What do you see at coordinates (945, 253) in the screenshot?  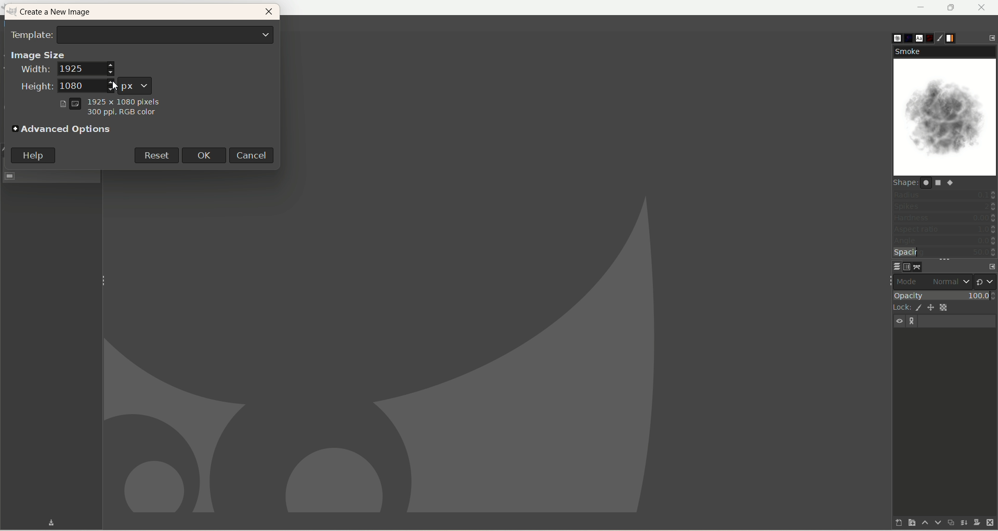 I see `spacing` at bounding box center [945, 253].